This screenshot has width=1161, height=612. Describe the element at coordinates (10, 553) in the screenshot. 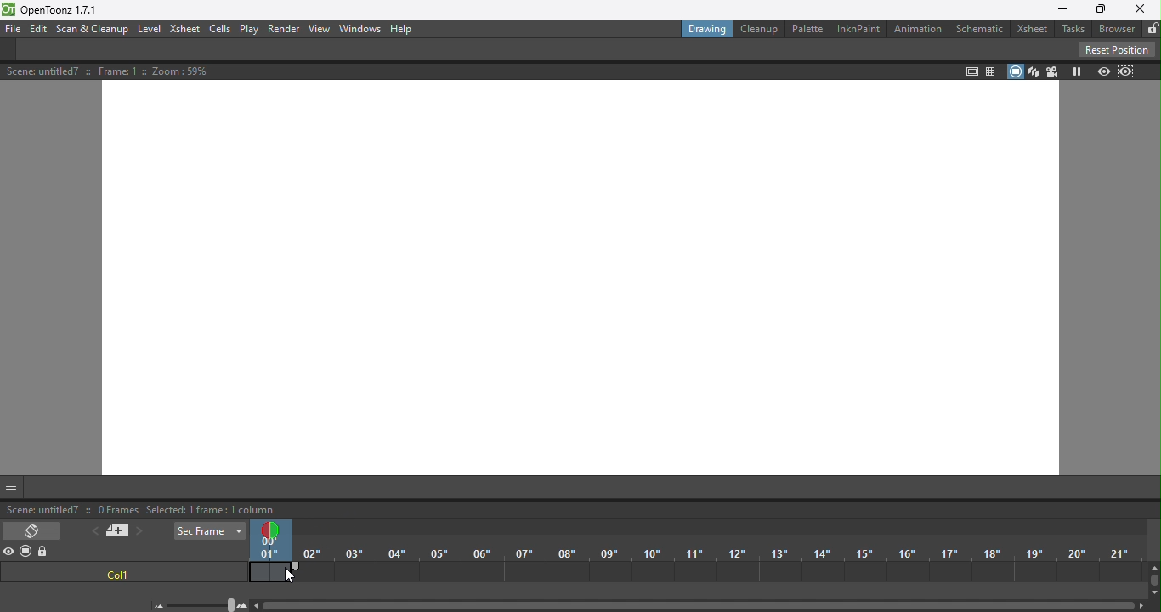

I see `Preview visibility toggle all` at that location.